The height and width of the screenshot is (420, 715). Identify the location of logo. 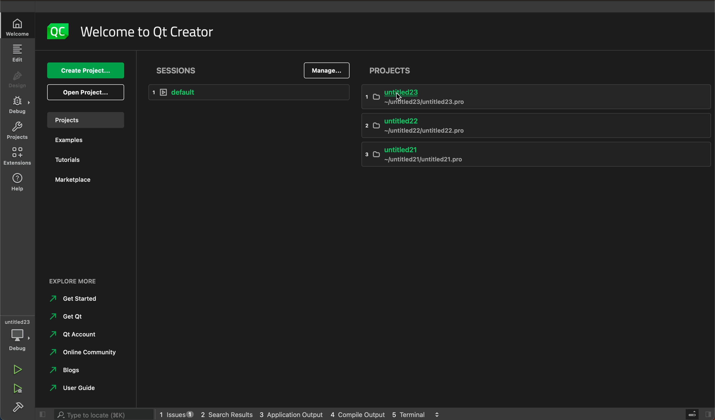
(58, 32).